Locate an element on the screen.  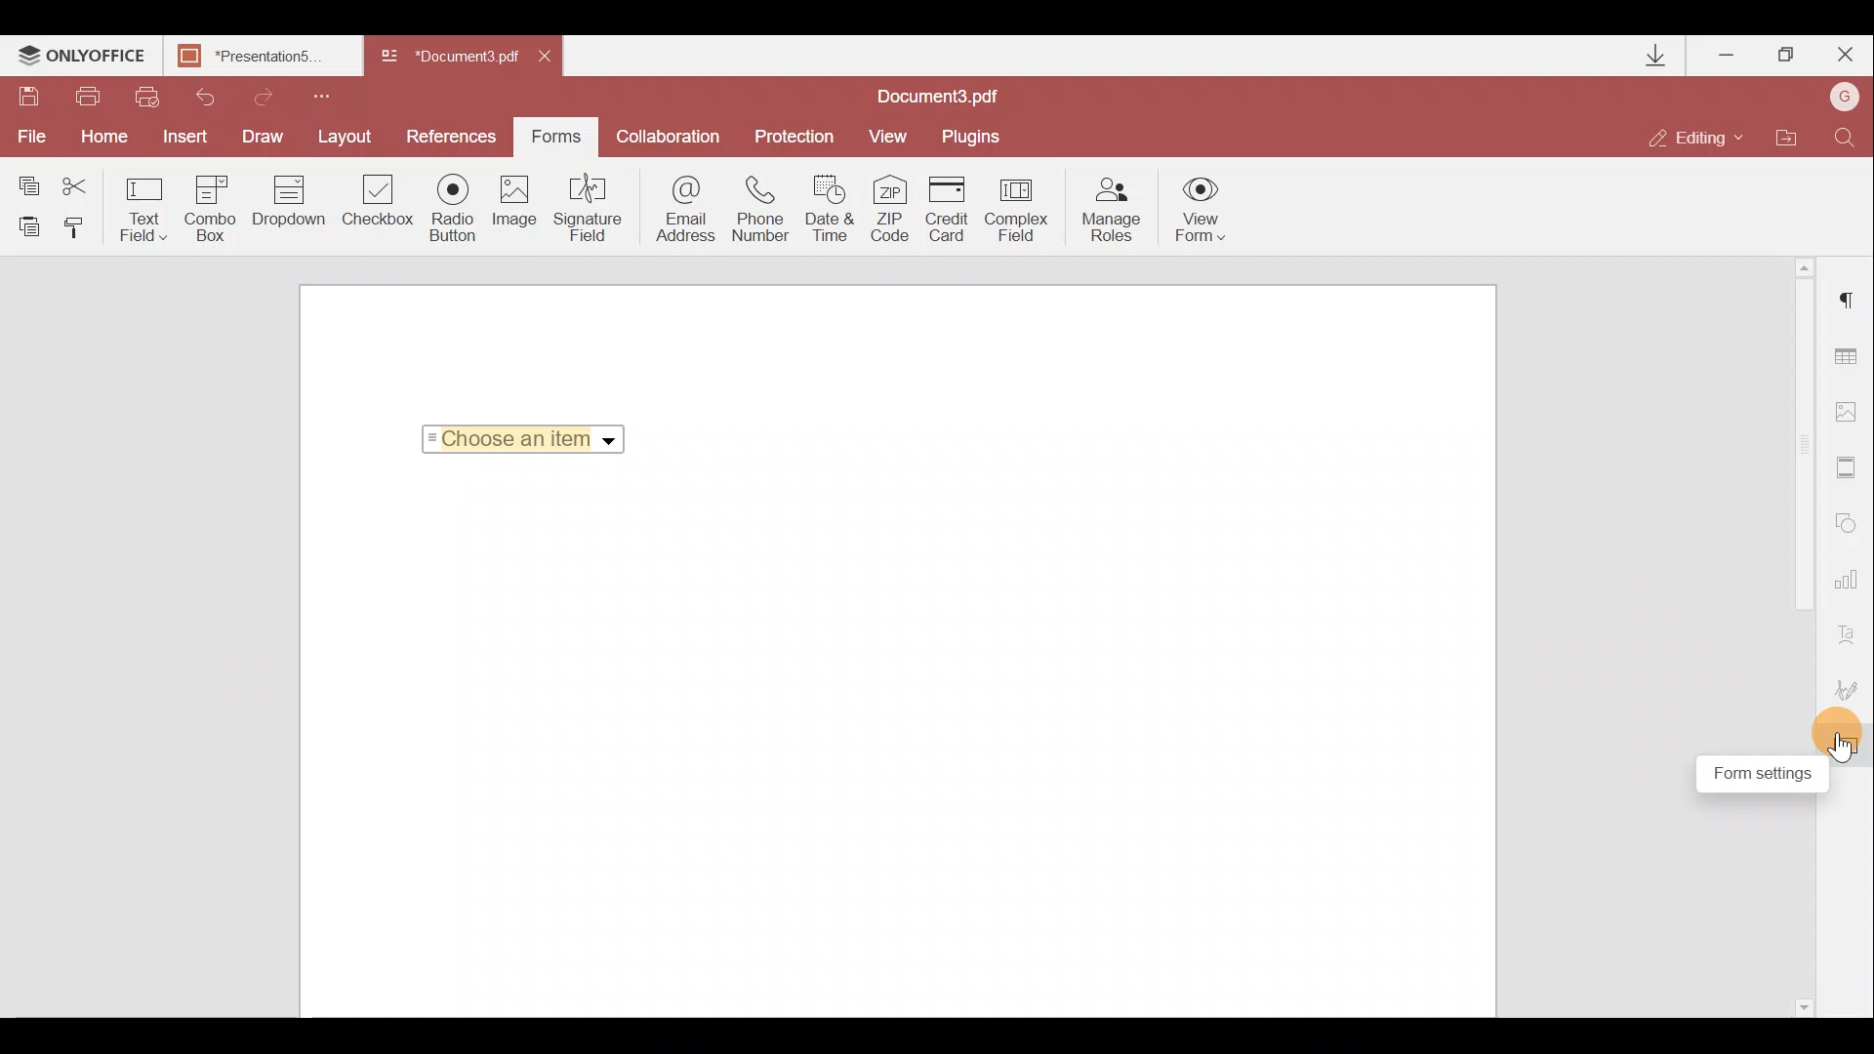
ZIP code is located at coordinates (896, 212).